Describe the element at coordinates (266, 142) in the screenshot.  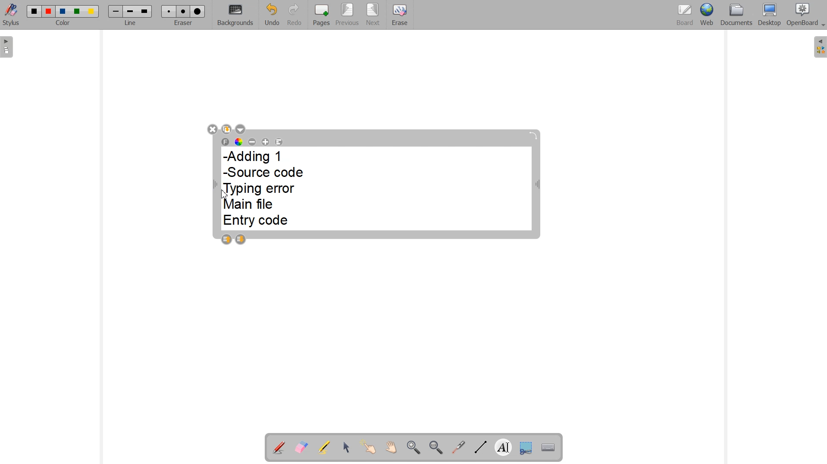
I see `Increase font size ` at that location.